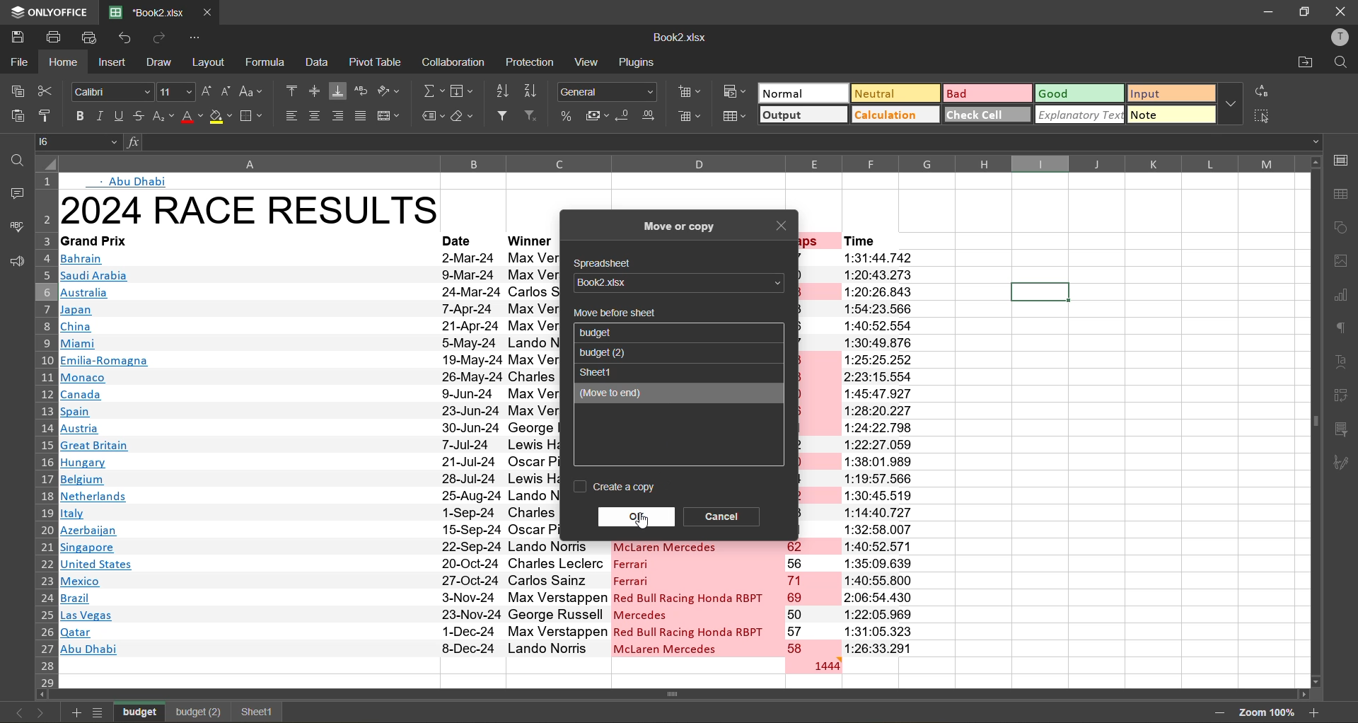 This screenshot has width=1358, height=723. What do you see at coordinates (47, 10) in the screenshot?
I see `app name` at bounding box center [47, 10].